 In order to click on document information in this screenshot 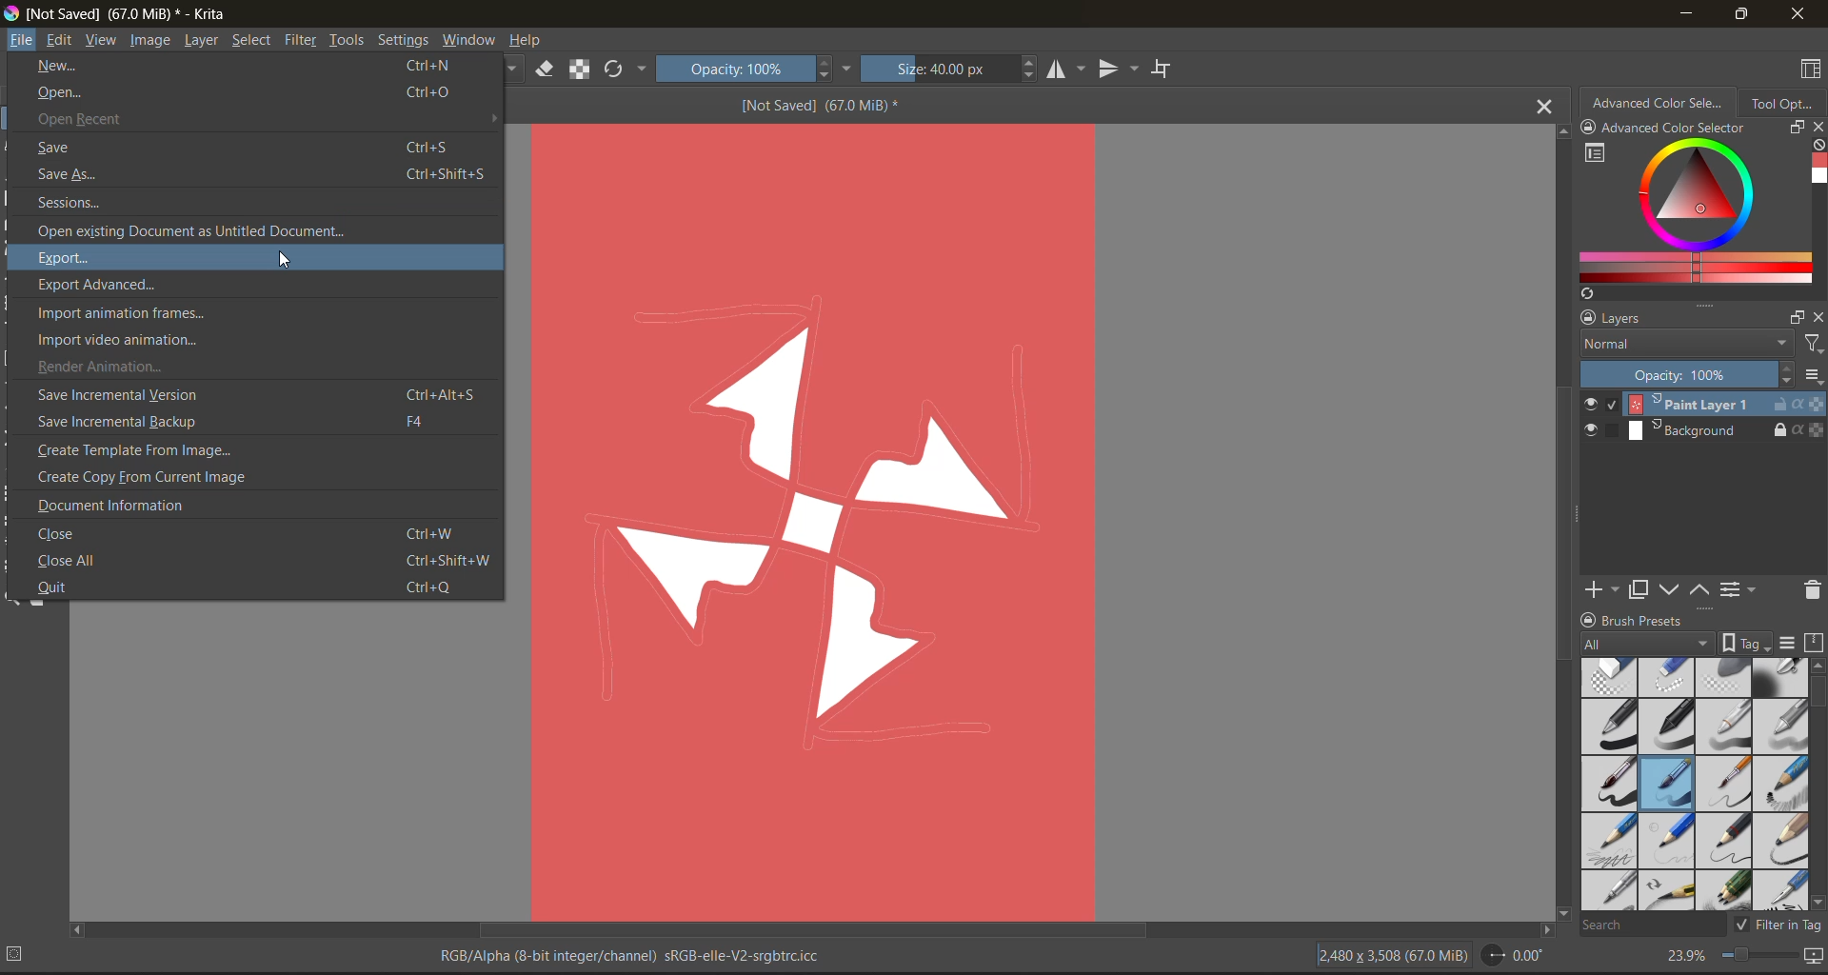, I will do `click(255, 505)`.